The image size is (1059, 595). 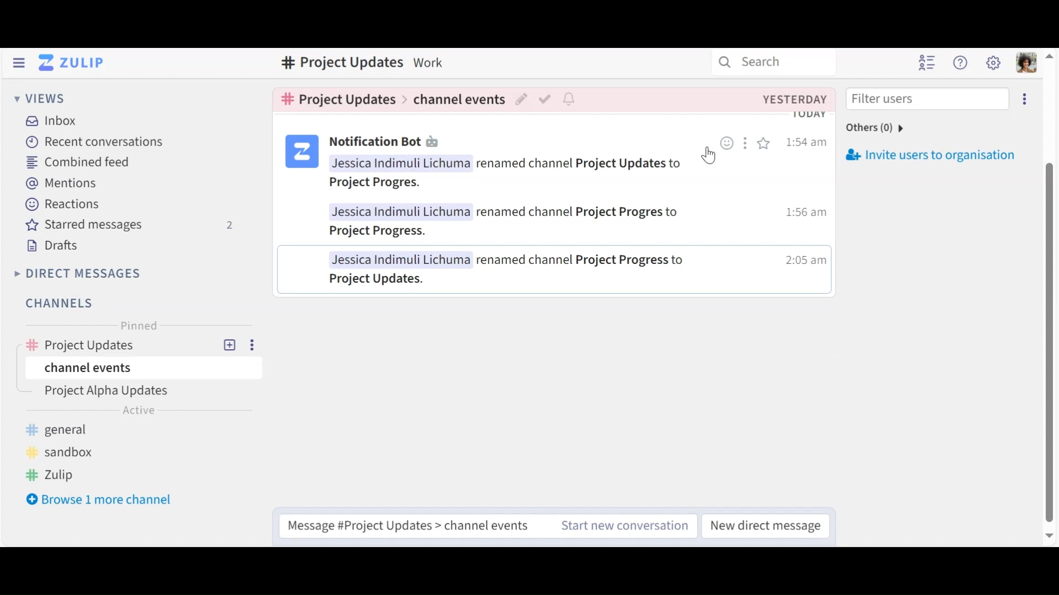 What do you see at coordinates (886, 127) in the screenshot?
I see `Others(0)` at bounding box center [886, 127].